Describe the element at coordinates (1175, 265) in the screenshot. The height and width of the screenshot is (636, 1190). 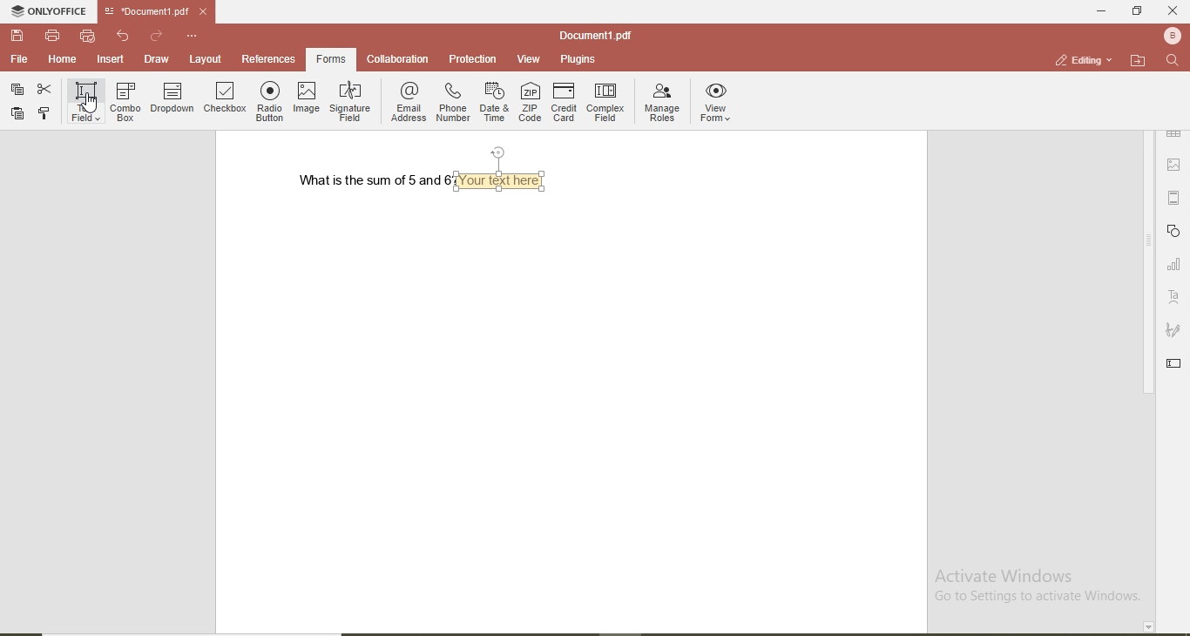
I see `chart` at that location.